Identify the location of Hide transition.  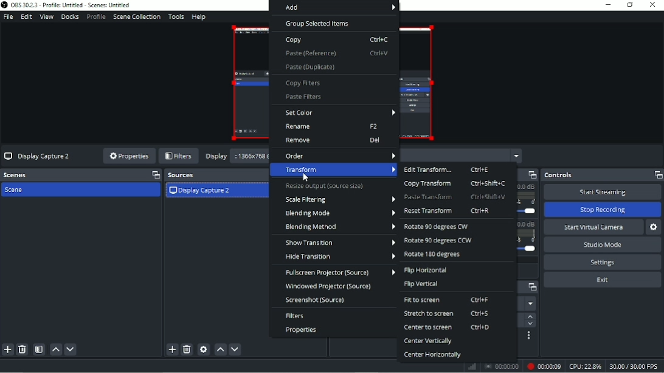
(339, 256).